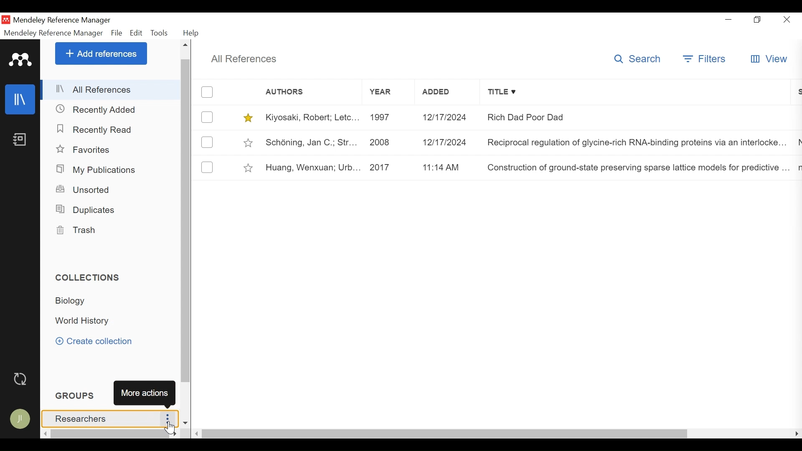  What do you see at coordinates (388, 142) in the screenshot?
I see `2008` at bounding box center [388, 142].